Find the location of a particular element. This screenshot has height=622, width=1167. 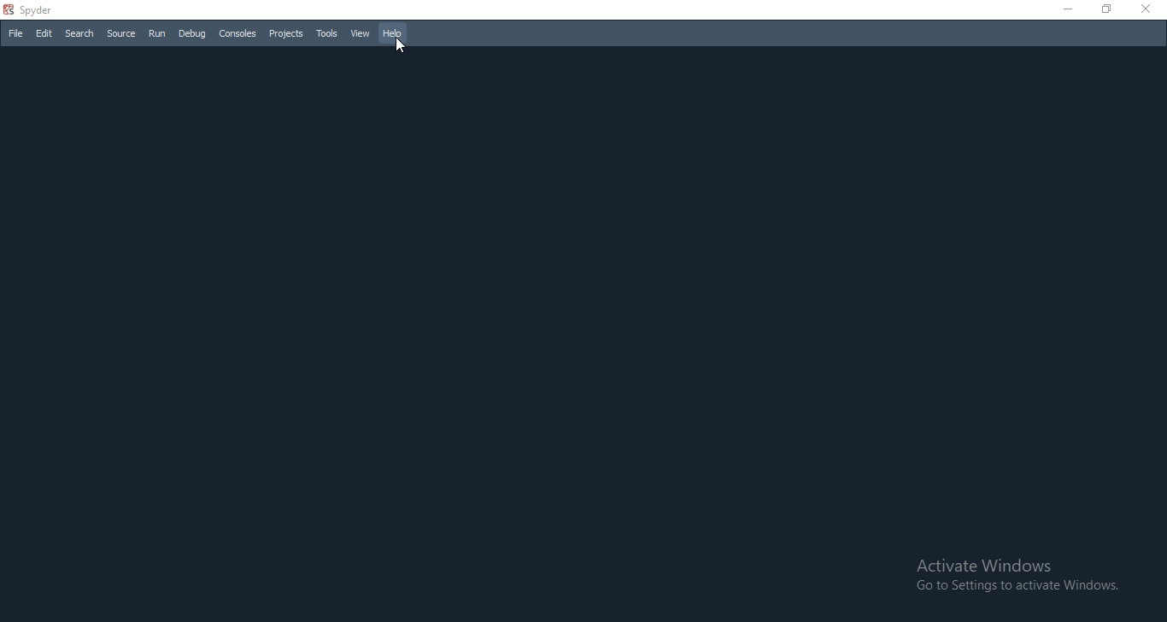

Consoles is located at coordinates (238, 33).